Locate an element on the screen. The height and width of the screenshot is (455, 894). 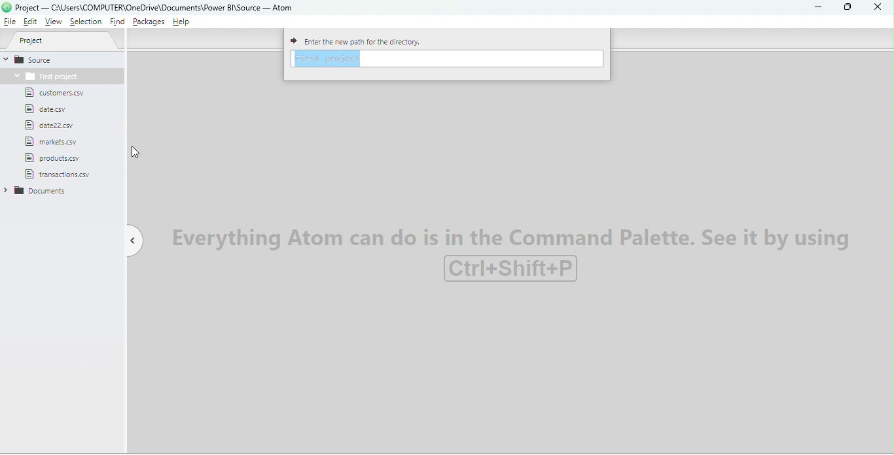
Enter the new path for the directory is located at coordinates (374, 40).